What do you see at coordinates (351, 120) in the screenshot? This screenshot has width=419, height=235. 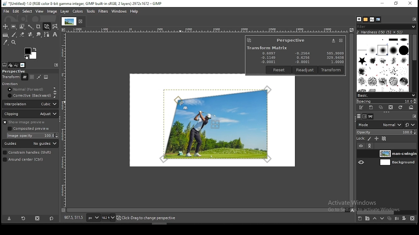 I see `scroll bar` at bounding box center [351, 120].